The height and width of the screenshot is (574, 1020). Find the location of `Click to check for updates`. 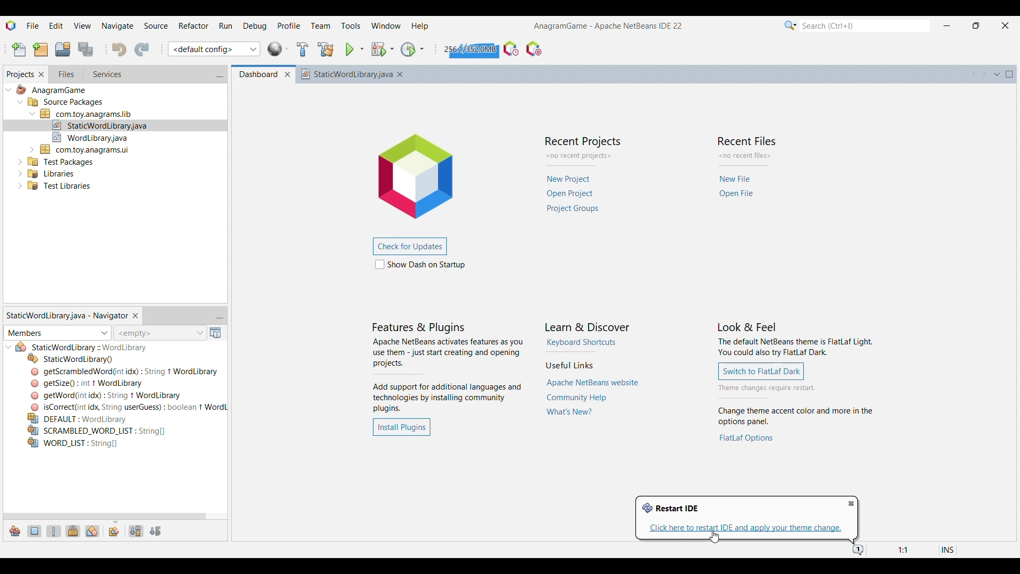

Click to check for updates is located at coordinates (409, 247).